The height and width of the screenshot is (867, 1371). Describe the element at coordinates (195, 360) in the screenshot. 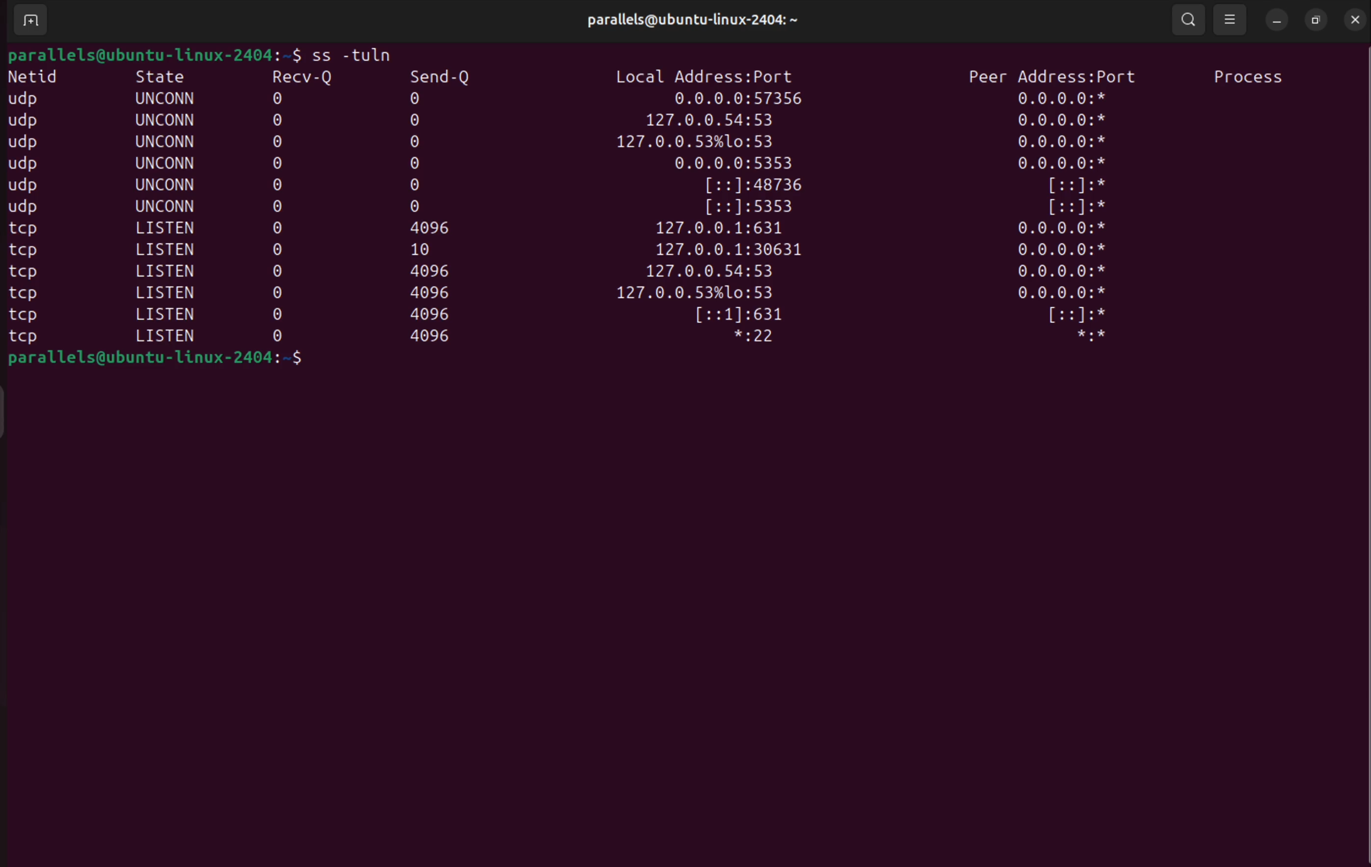

I see `bash prompt` at that location.